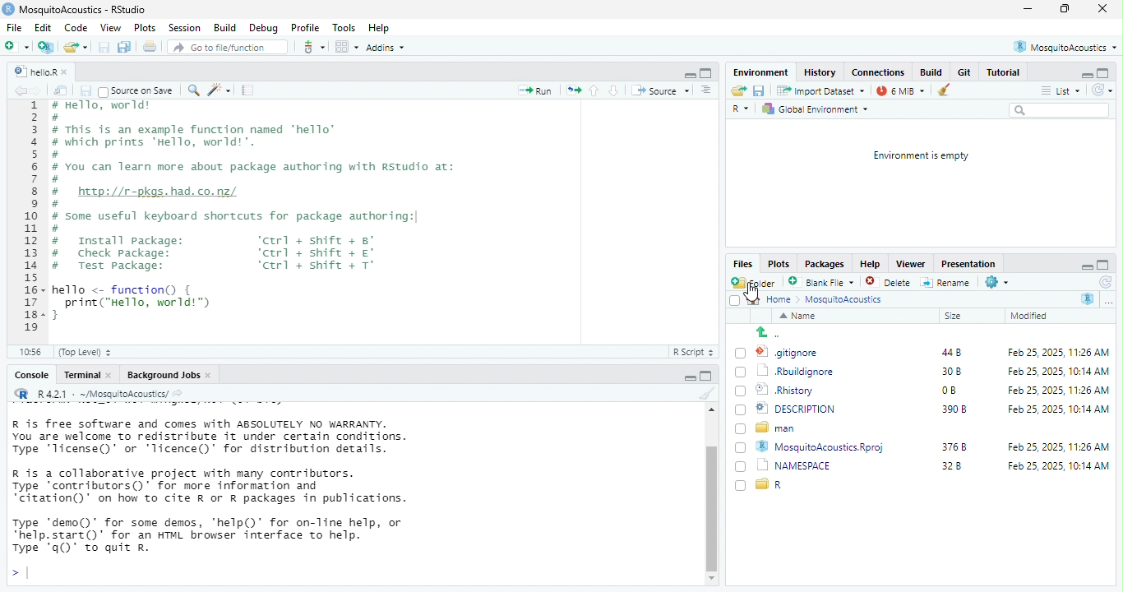  Describe the element at coordinates (948, 284) in the screenshot. I see `rename` at that location.